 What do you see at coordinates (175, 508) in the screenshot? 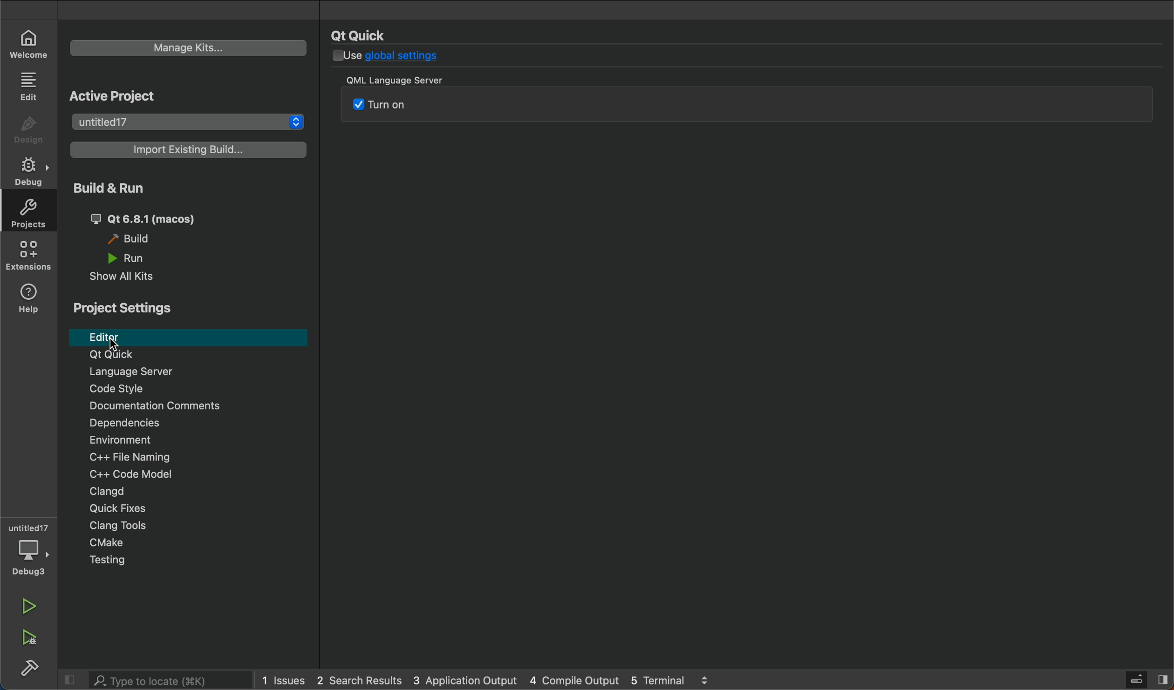
I see `Quick Fixes` at bounding box center [175, 508].